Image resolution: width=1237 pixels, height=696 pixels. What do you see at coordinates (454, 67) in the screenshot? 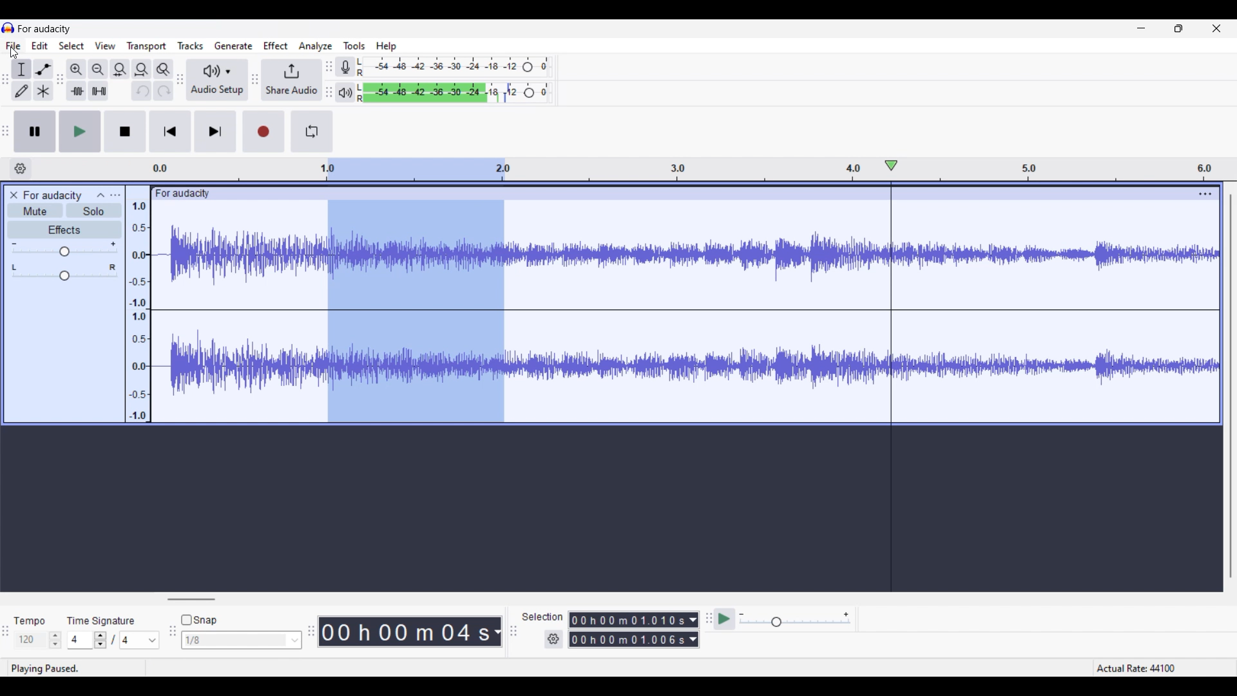
I see `Recording level` at bounding box center [454, 67].